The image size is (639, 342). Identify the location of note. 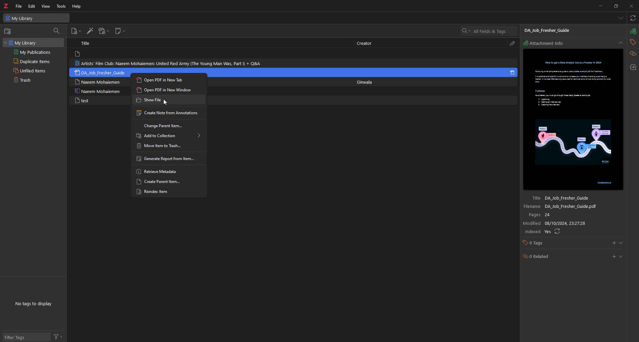
(99, 90).